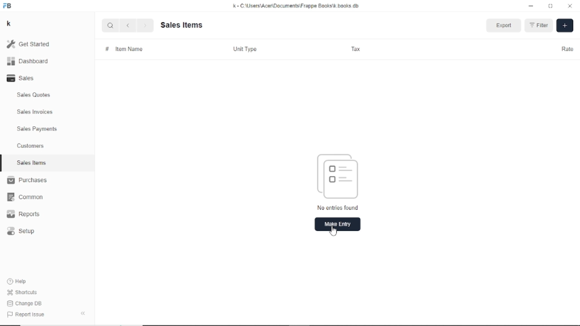  Describe the element at coordinates (145, 26) in the screenshot. I see `Next` at that location.